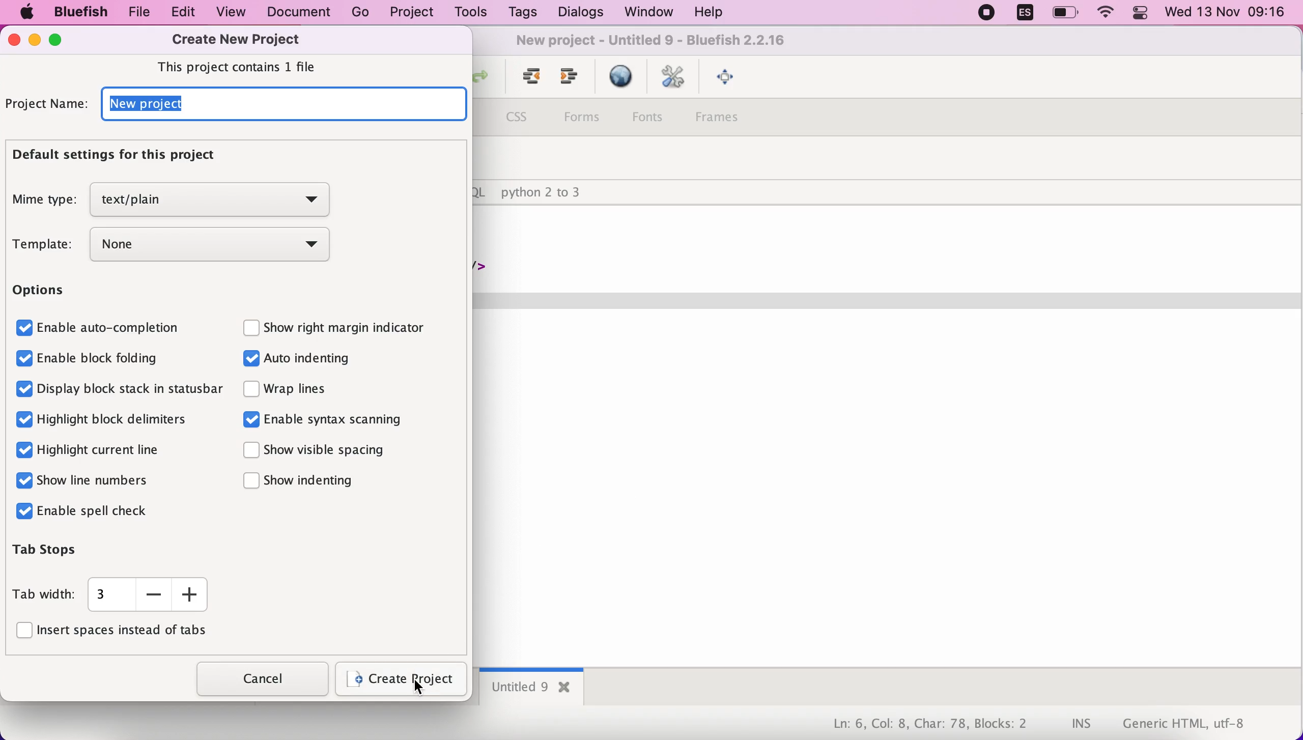 This screenshot has width=1303, height=740. What do you see at coordinates (42, 245) in the screenshot?
I see `template` at bounding box center [42, 245].